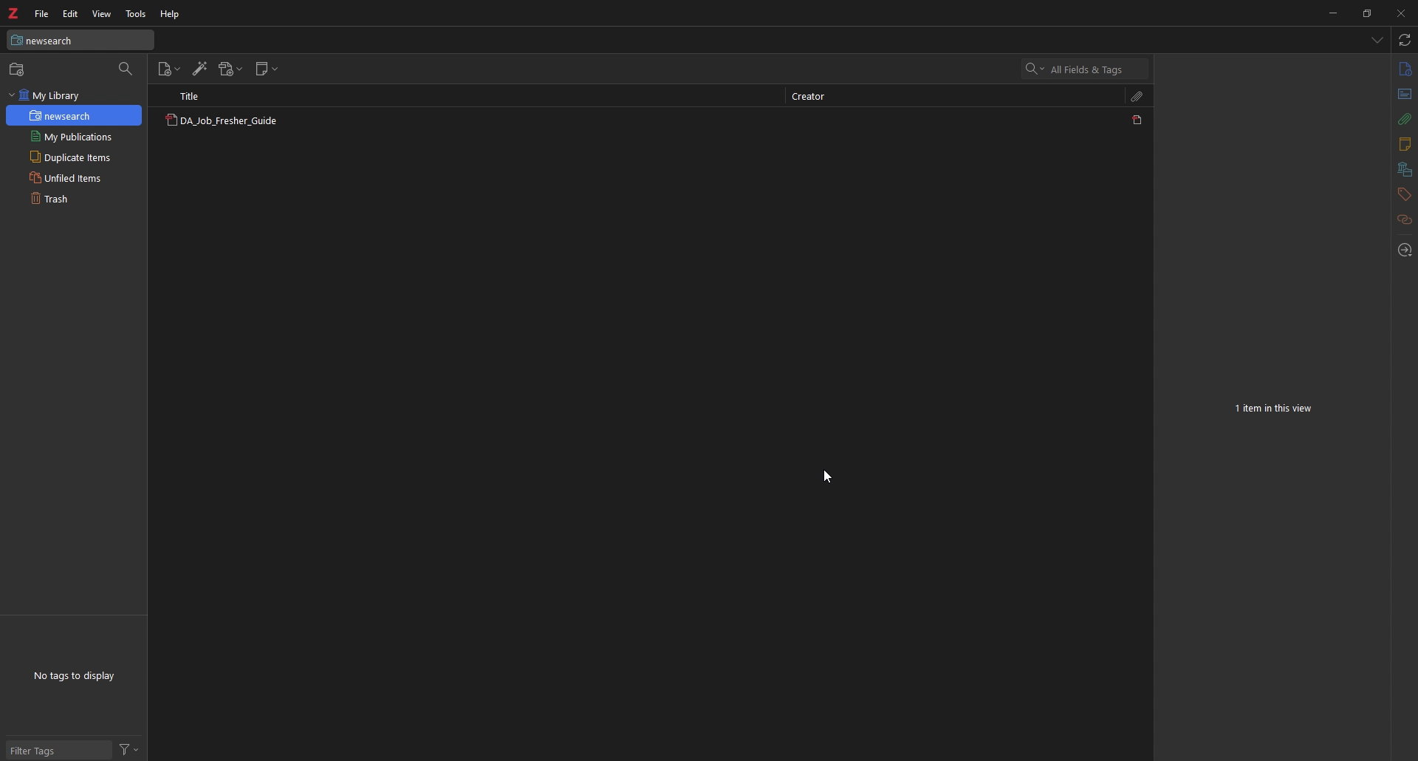 This screenshot has width=1418, height=761. I want to click on close, so click(1400, 13).